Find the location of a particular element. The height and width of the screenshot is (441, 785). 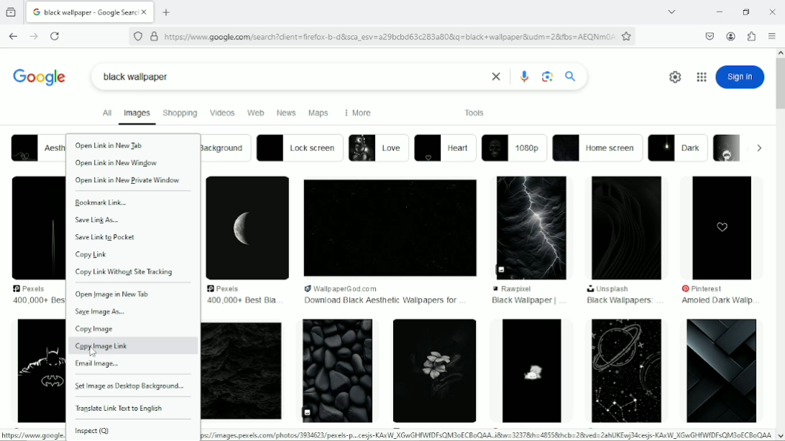

black image is located at coordinates (390, 228).